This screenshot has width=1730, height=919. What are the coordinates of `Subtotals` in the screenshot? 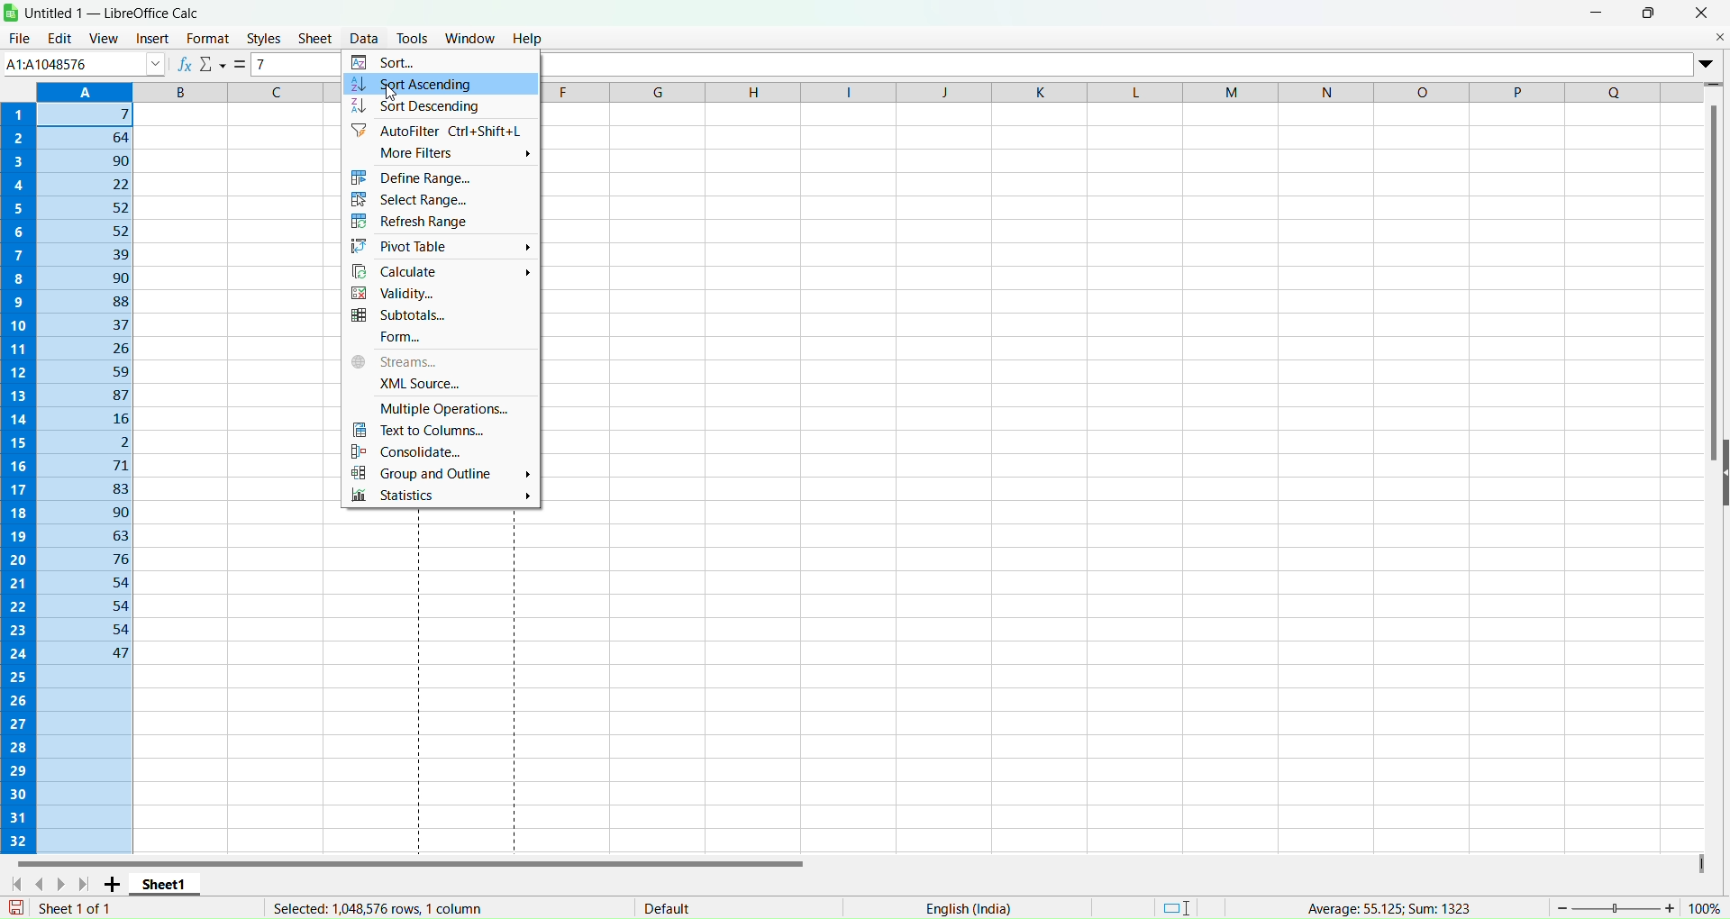 It's located at (436, 316).